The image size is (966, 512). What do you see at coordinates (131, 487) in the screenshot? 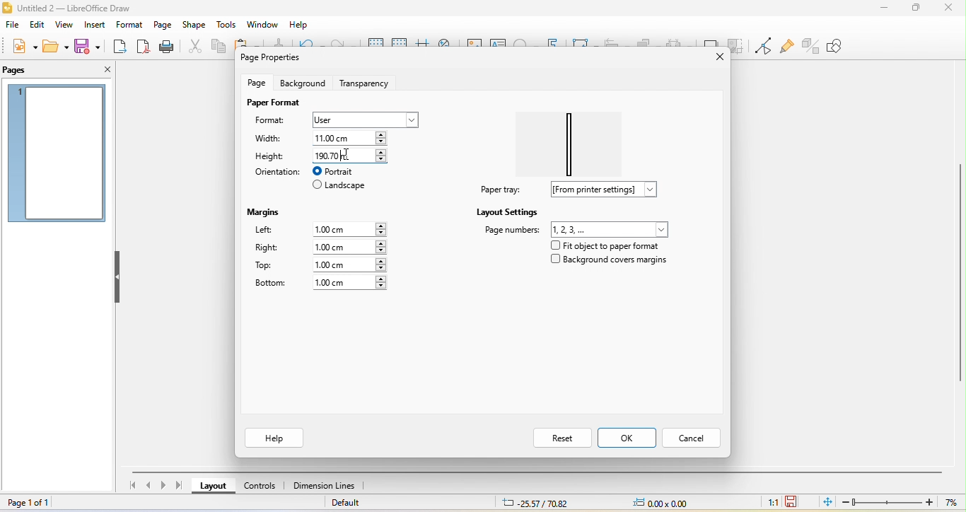
I see `first page` at bounding box center [131, 487].